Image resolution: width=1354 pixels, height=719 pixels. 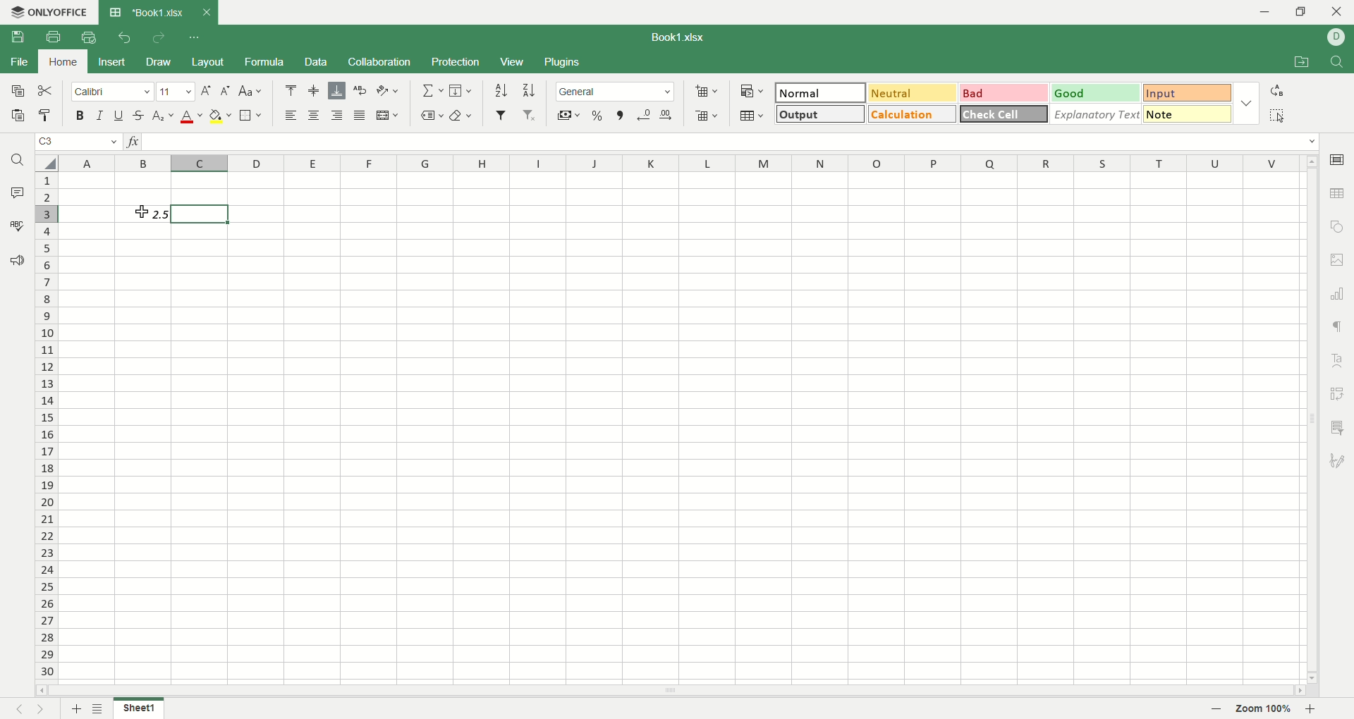 What do you see at coordinates (707, 92) in the screenshot?
I see `insert cell` at bounding box center [707, 92].